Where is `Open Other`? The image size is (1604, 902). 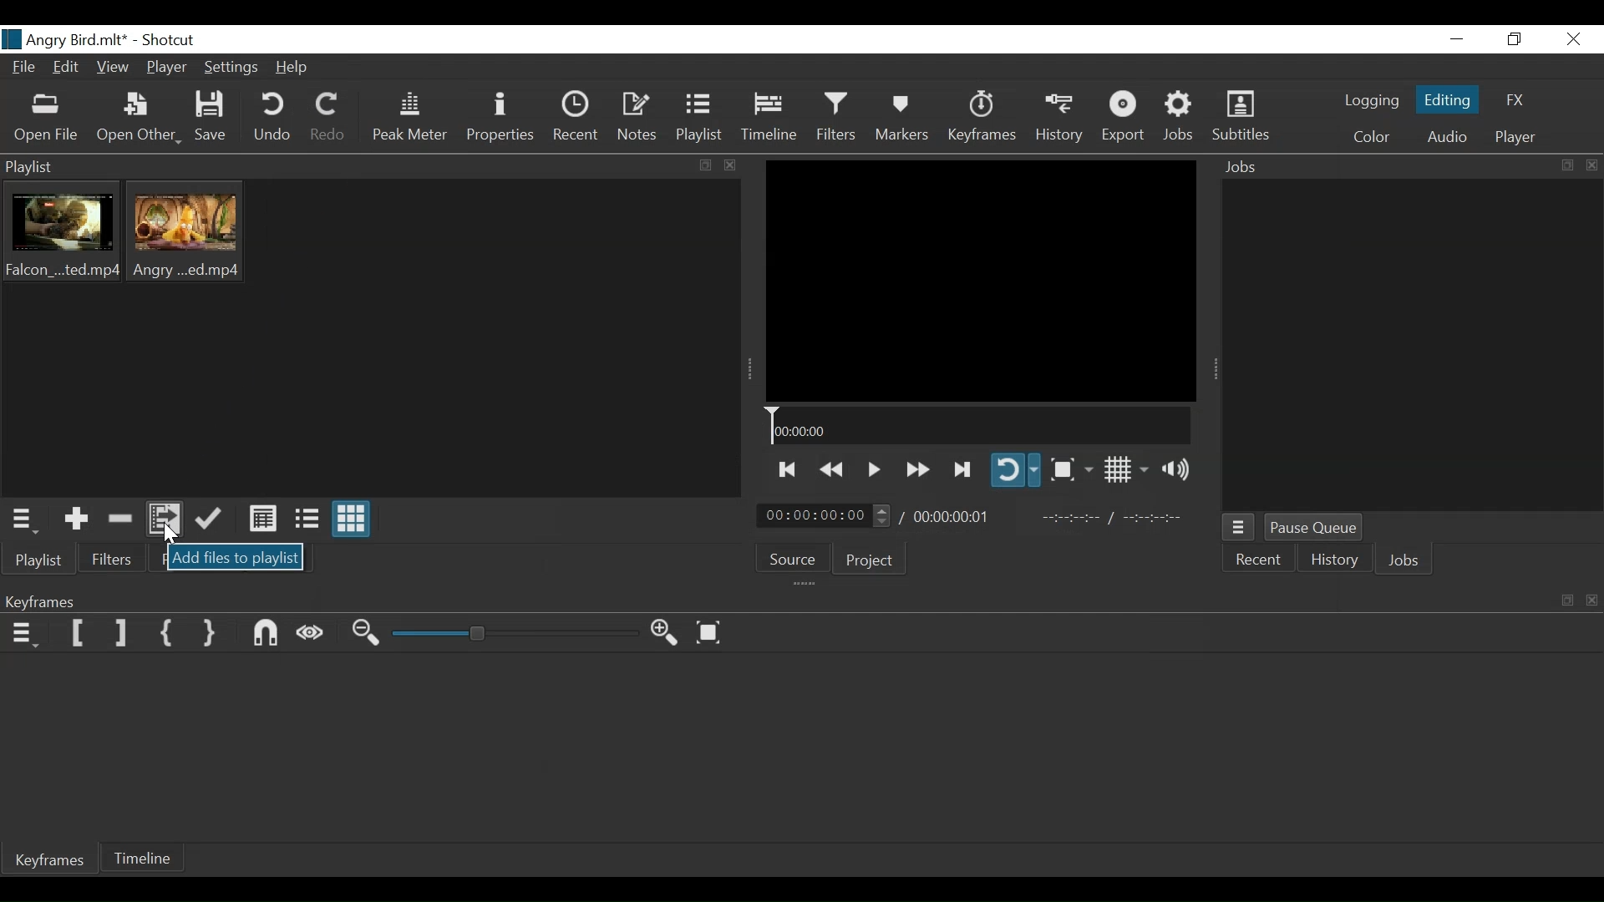 Open Other is located at coordinates (139, 118).